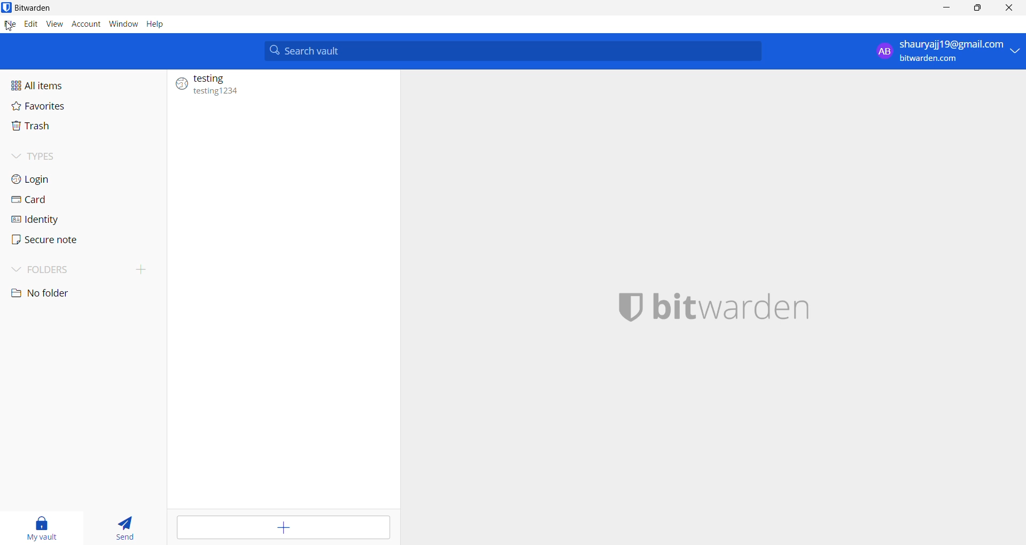  I want to click on types, so click(70, 155).